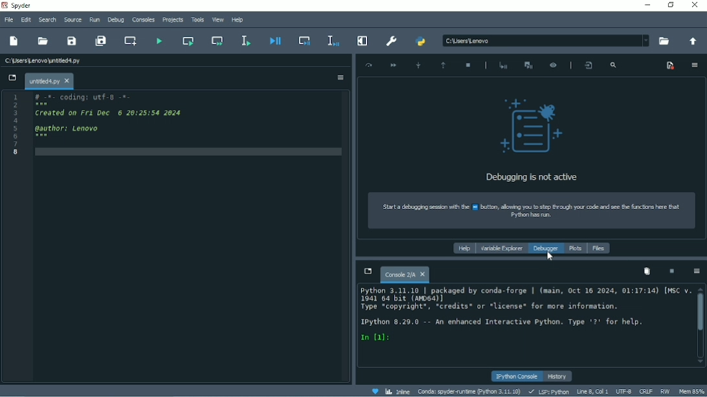 The image size is (707, 397). What do you see at coordinates (245, 41) in the screenshot?
I see `Run selection or current line` at bounding box center [245, 41].